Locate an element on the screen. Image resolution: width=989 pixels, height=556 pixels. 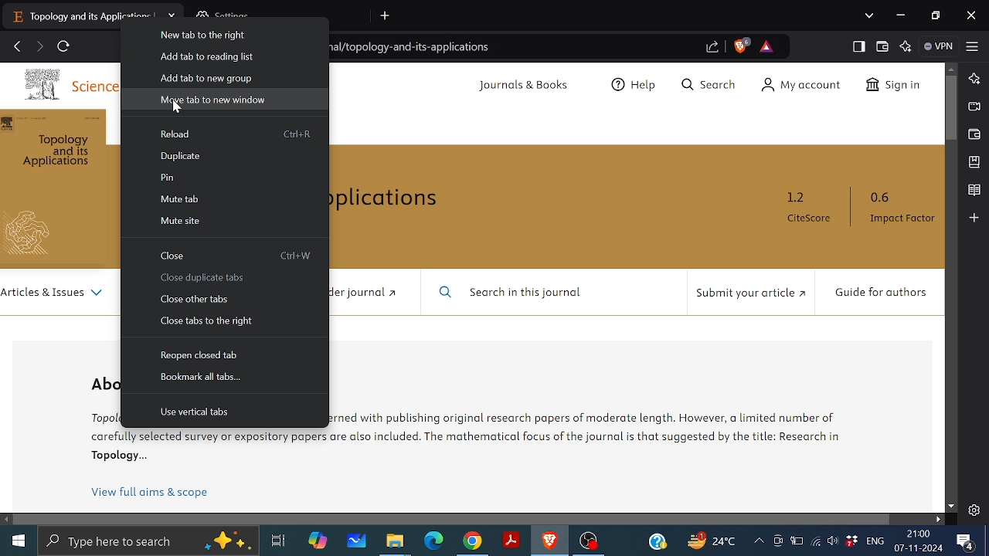
Reading list is located at coordinates (974, 191).